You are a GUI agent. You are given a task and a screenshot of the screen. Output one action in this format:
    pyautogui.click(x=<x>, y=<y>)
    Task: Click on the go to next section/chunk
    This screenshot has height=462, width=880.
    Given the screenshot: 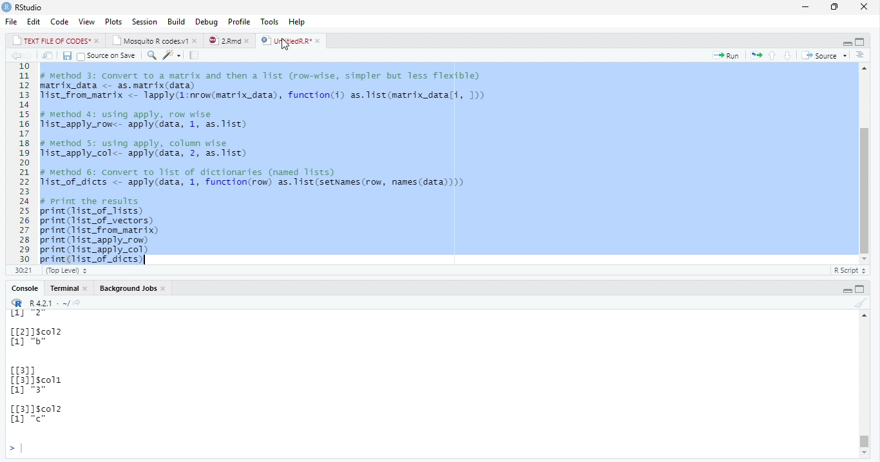 What is the action you would take?
    pyautogui.click(x=787, y=55)
    